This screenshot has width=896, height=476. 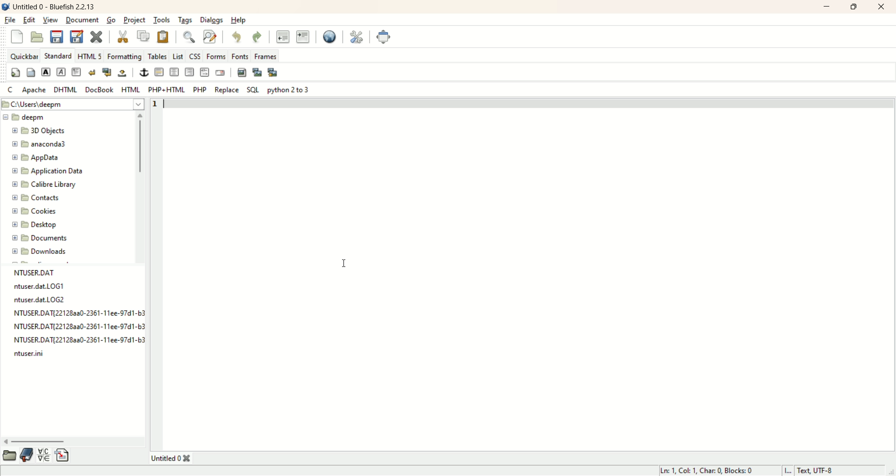 I want to click on tables, so click(x=159, y=57).